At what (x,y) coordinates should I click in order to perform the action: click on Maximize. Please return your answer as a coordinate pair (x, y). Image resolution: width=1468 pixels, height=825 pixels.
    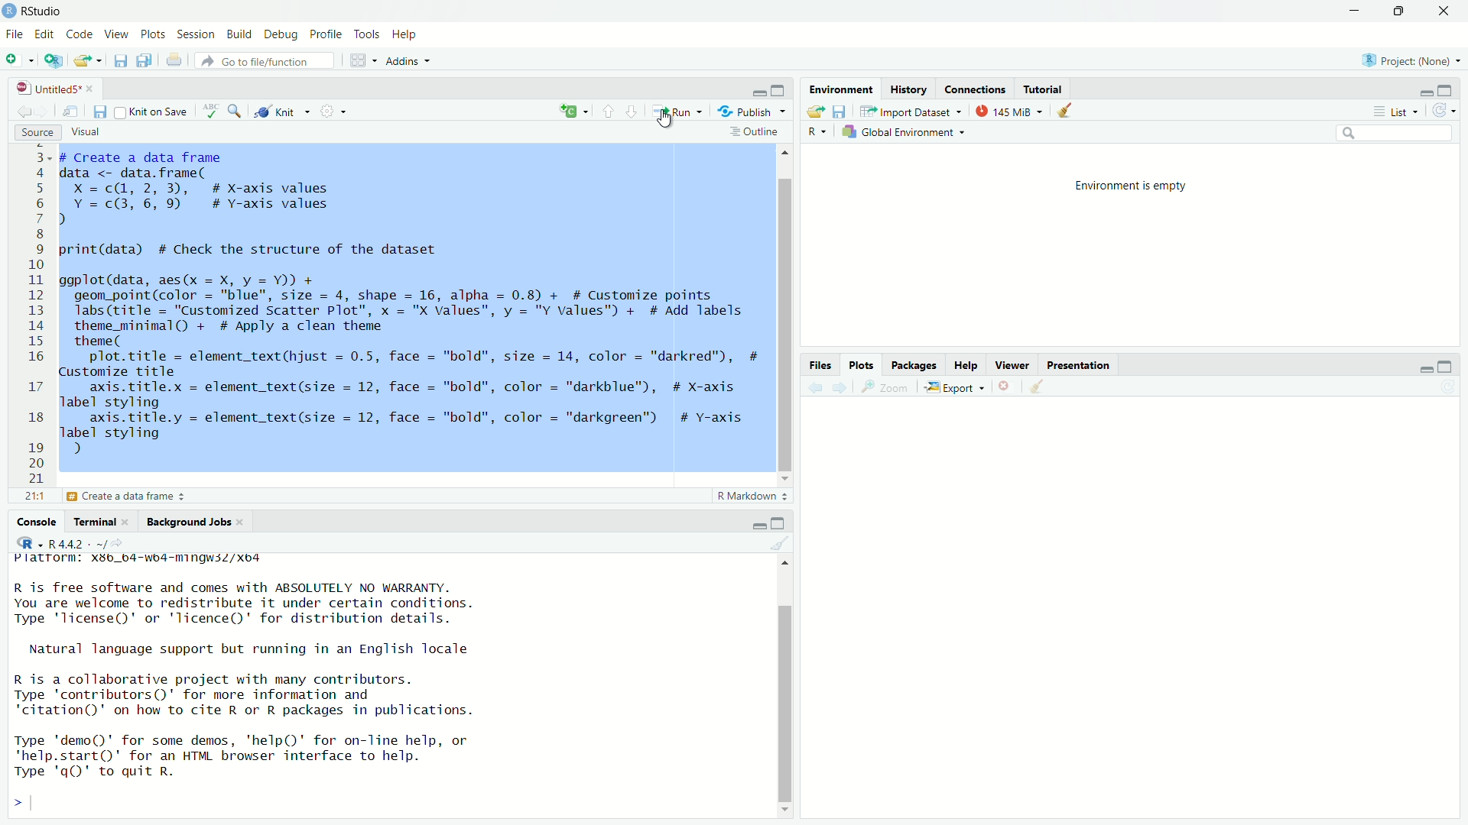
    Looking at the image, I should click on (780, 524).